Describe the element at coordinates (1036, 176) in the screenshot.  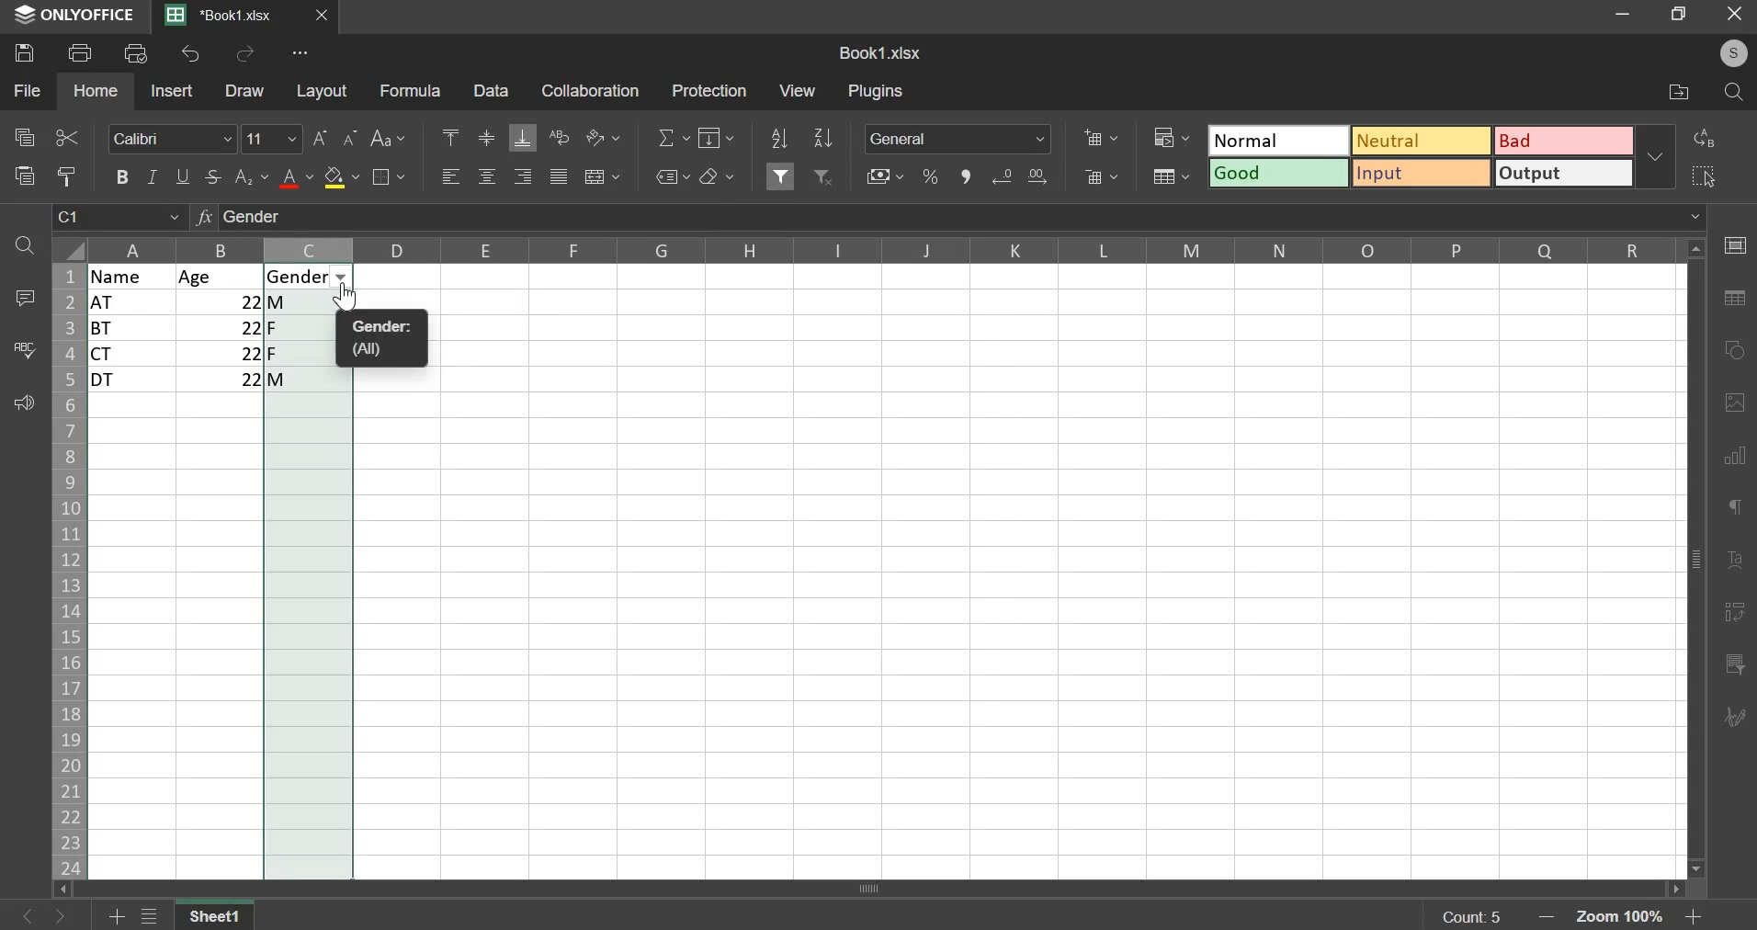
I see `increase decimal` at that location.